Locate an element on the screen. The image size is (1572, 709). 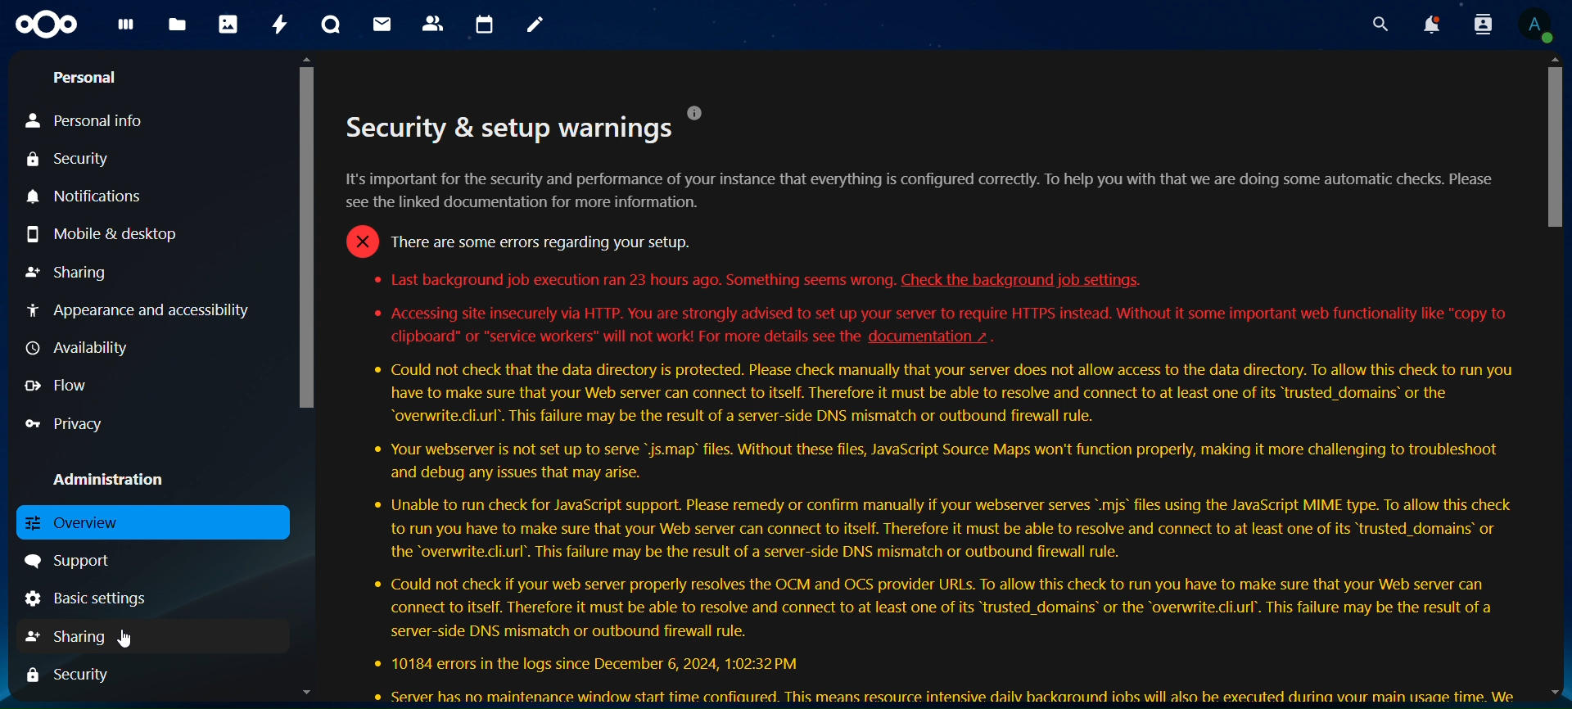
icon is located at coordinates (44, 26).